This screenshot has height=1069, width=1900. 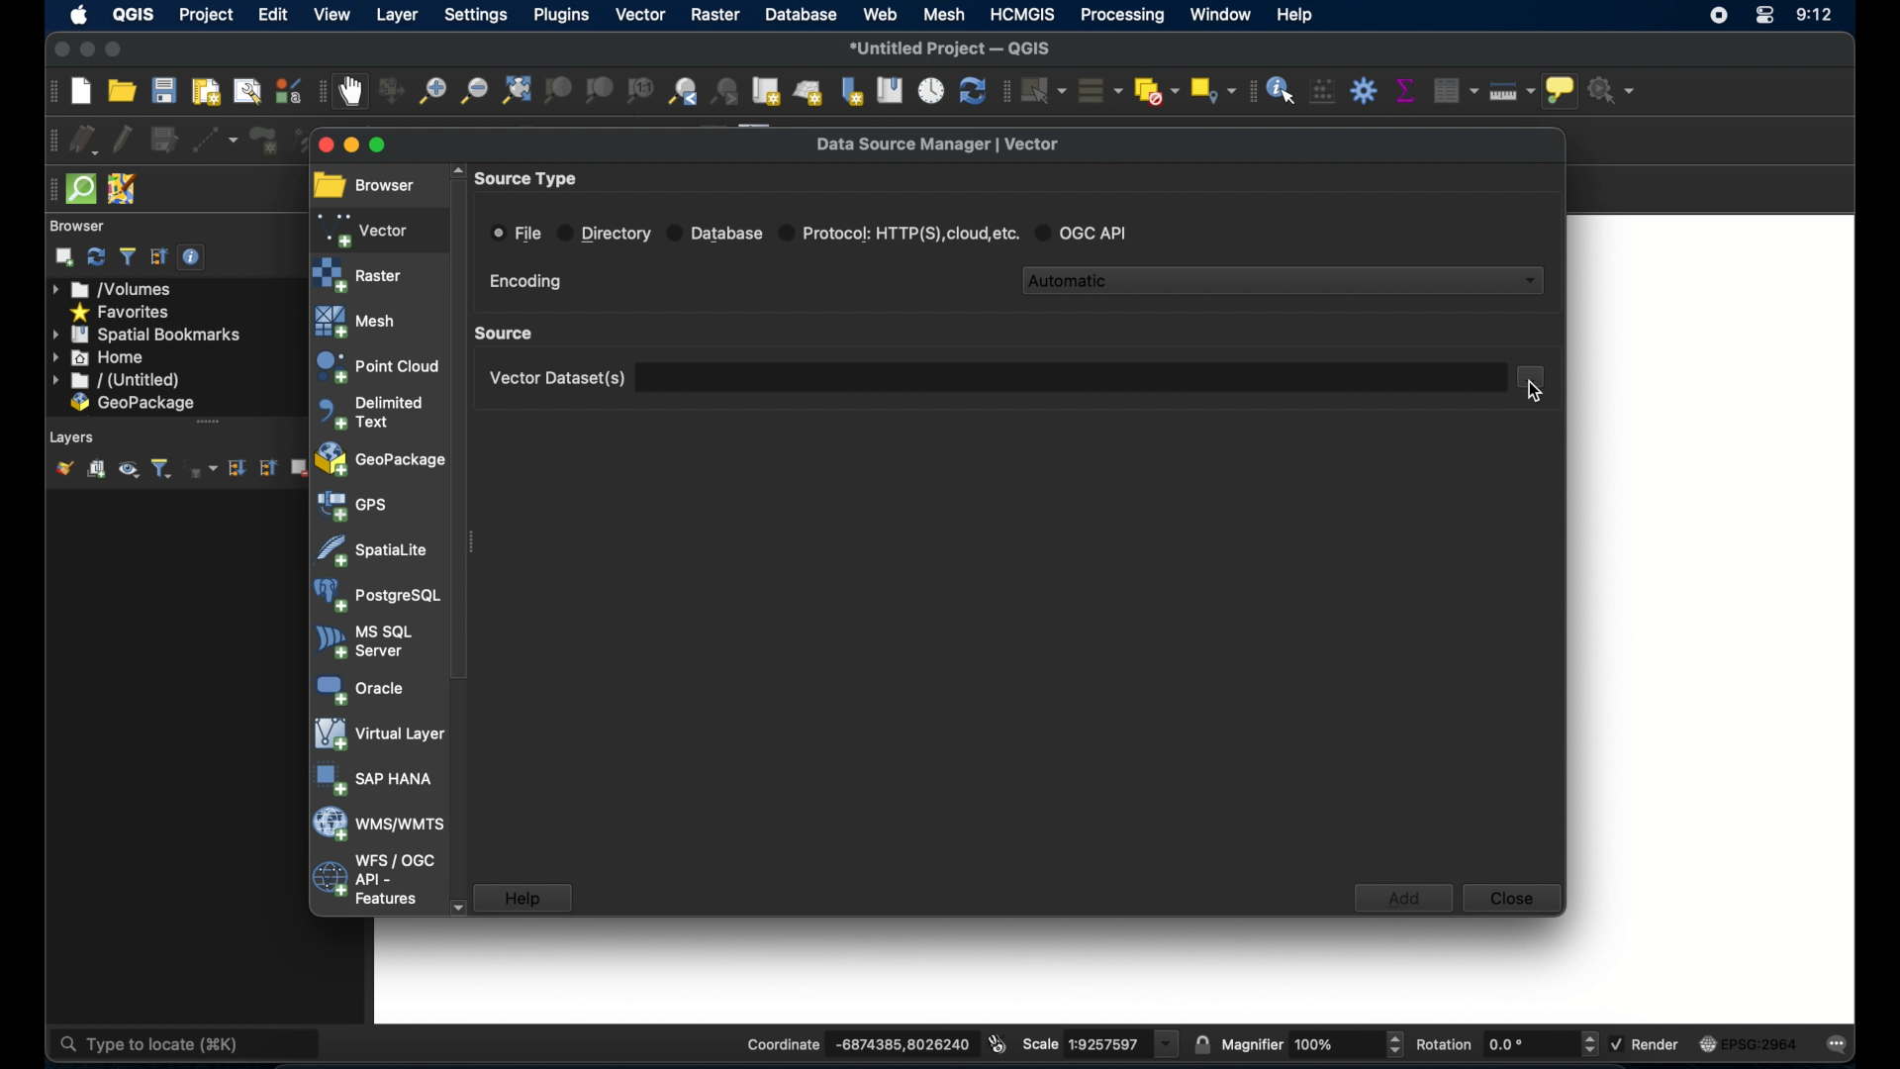 What do you see at coordinates (971, 90) in the screenshot?
I see `refresh` at bounding box center [971, 90].